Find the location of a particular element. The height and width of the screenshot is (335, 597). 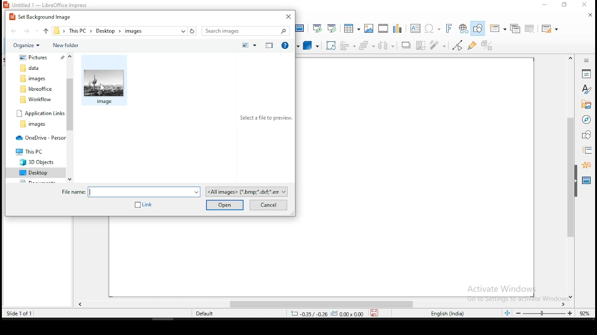

3D objects is located at coordinates (38, 162).